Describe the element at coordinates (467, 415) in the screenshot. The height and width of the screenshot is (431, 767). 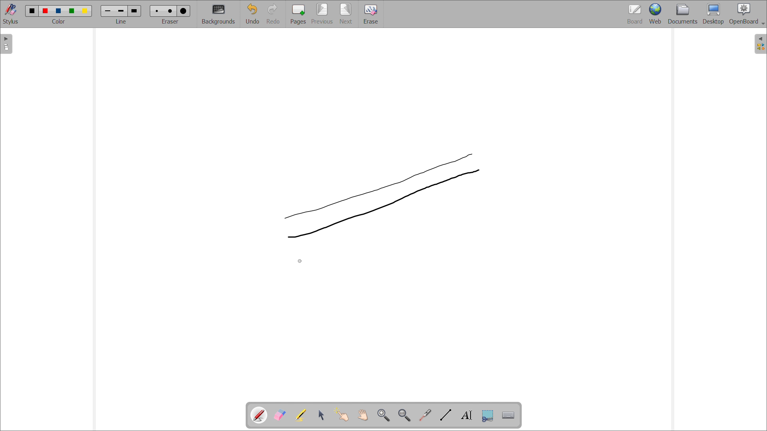
I see `draw text` at that location.